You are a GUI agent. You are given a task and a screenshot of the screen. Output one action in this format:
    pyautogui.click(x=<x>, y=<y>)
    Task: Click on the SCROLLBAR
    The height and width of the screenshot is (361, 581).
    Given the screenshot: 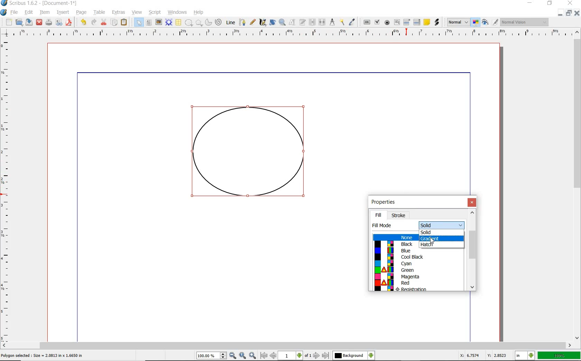 What is the action you would take?
    pyautogui.click(x=578, y=184)
    